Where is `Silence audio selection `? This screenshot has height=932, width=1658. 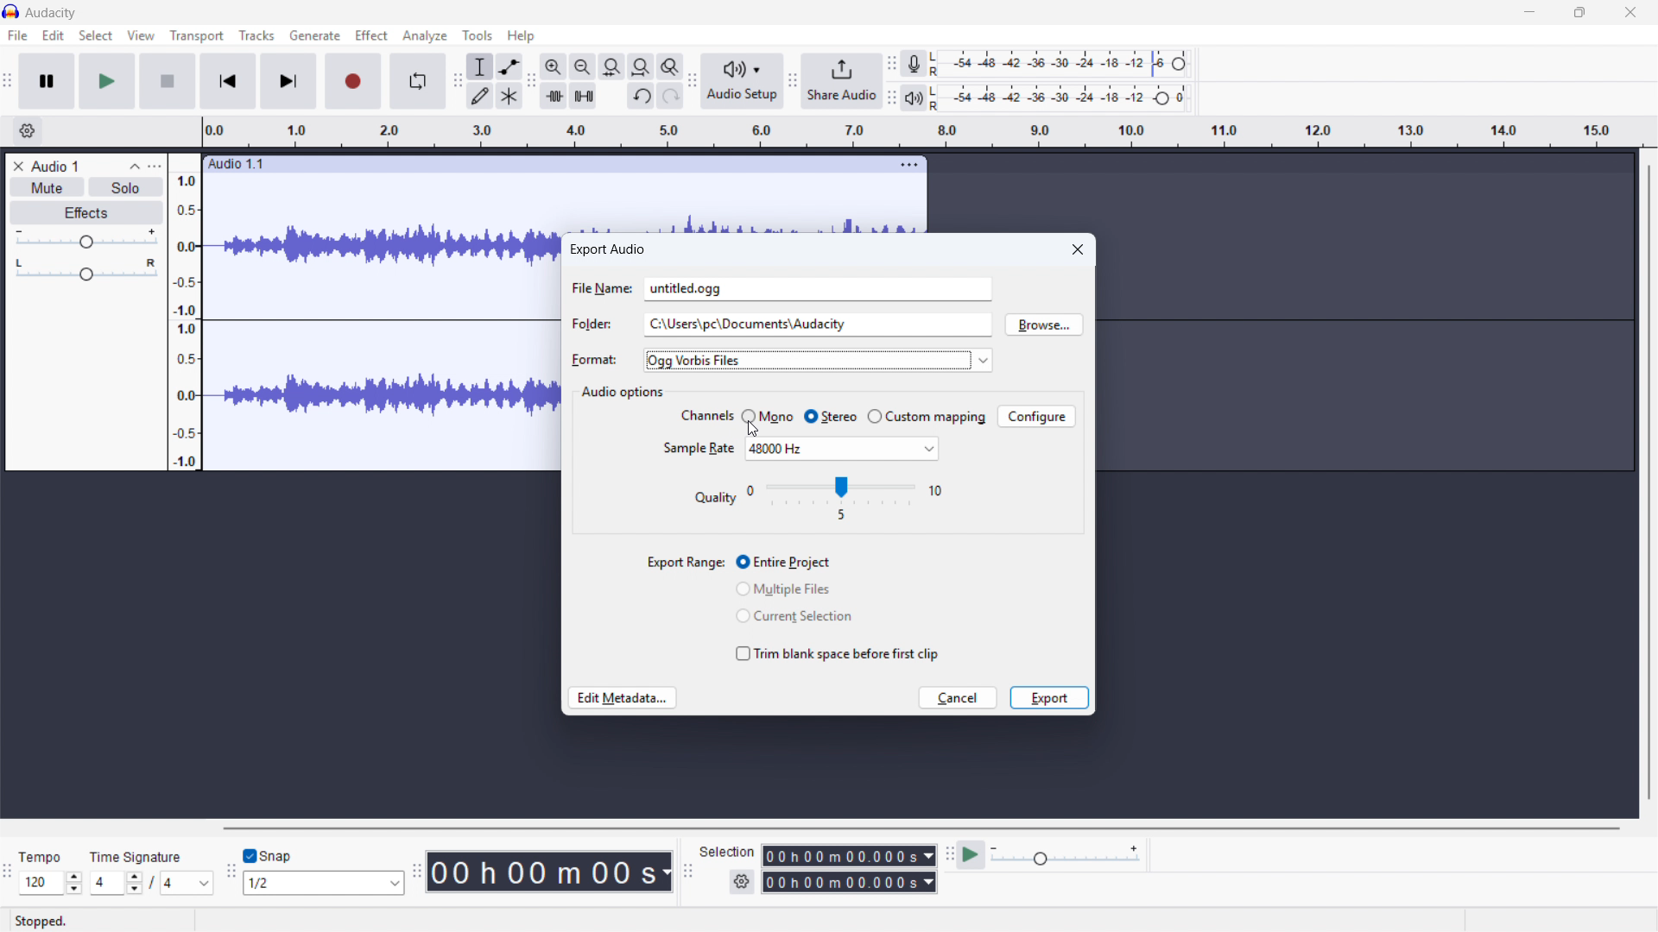
Silence audio selection  is located at coordinates (584, 96).